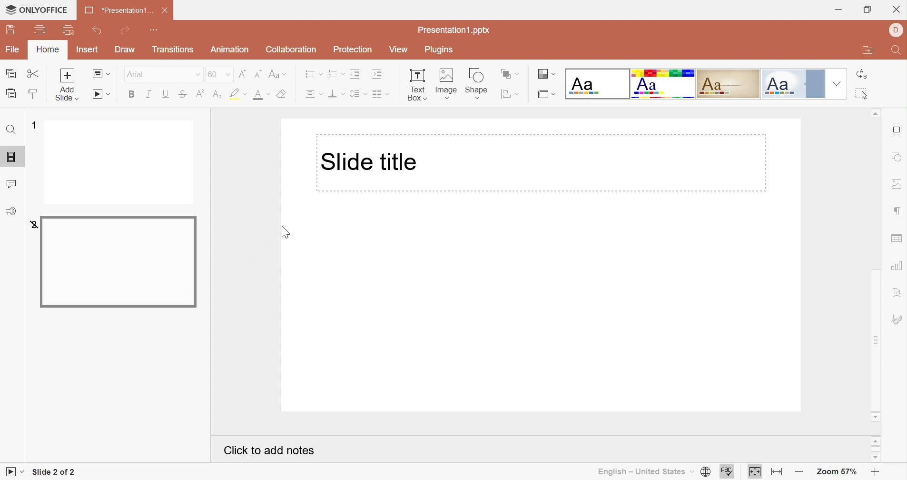 The width and height of the screenshot is (907, 480). Describe the element at coordinates (101, 95) in the screenshot. I see `Start Slideshow` at that location.